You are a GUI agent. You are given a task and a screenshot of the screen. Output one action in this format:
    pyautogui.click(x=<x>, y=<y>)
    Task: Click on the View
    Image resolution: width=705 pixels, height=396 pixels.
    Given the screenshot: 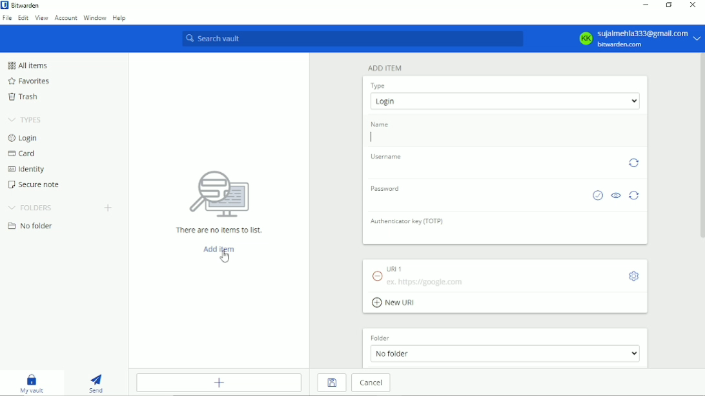 What is the action you would take?
    pyautogui.click(x=42, y=19)
    